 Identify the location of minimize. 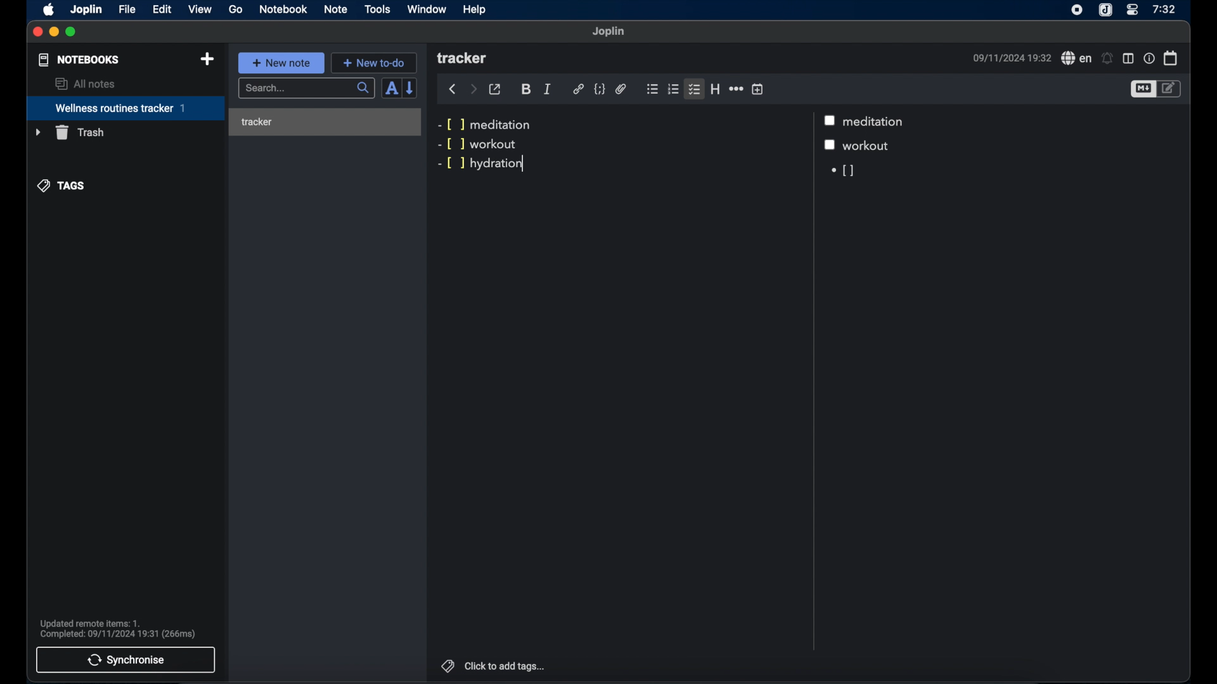
(55, 32).